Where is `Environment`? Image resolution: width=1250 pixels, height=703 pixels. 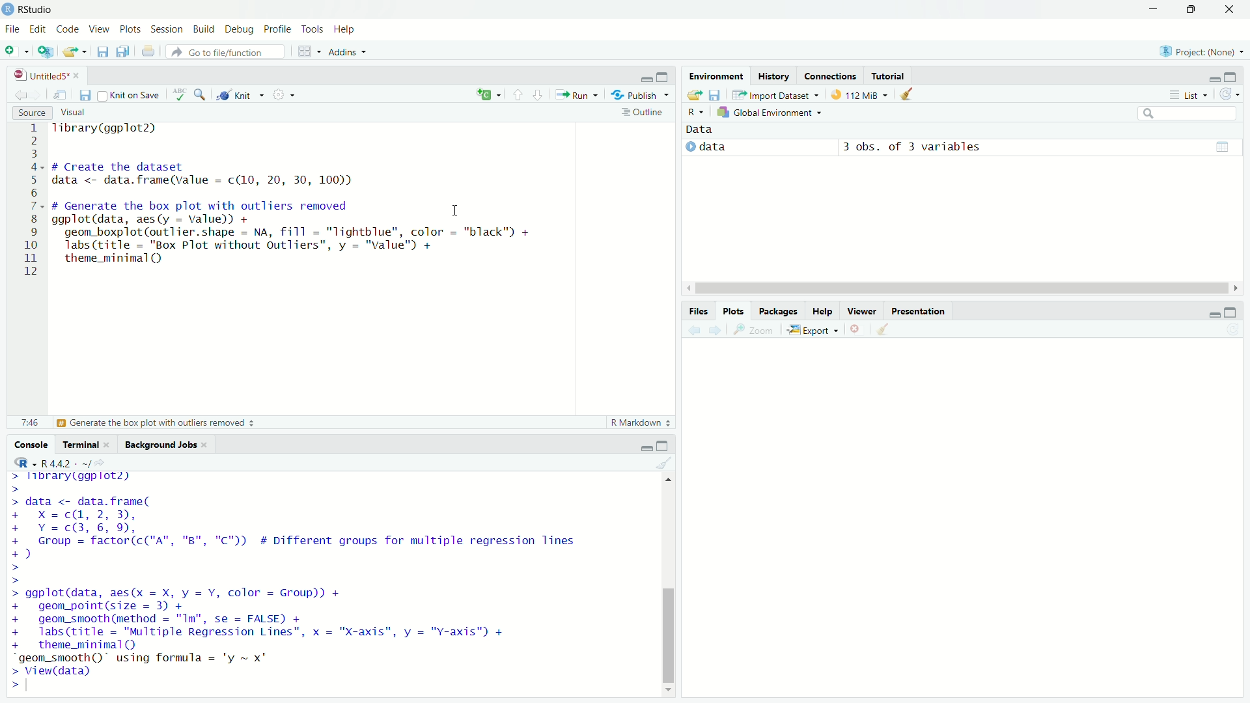
Environment is located at coordinates (714, 76).